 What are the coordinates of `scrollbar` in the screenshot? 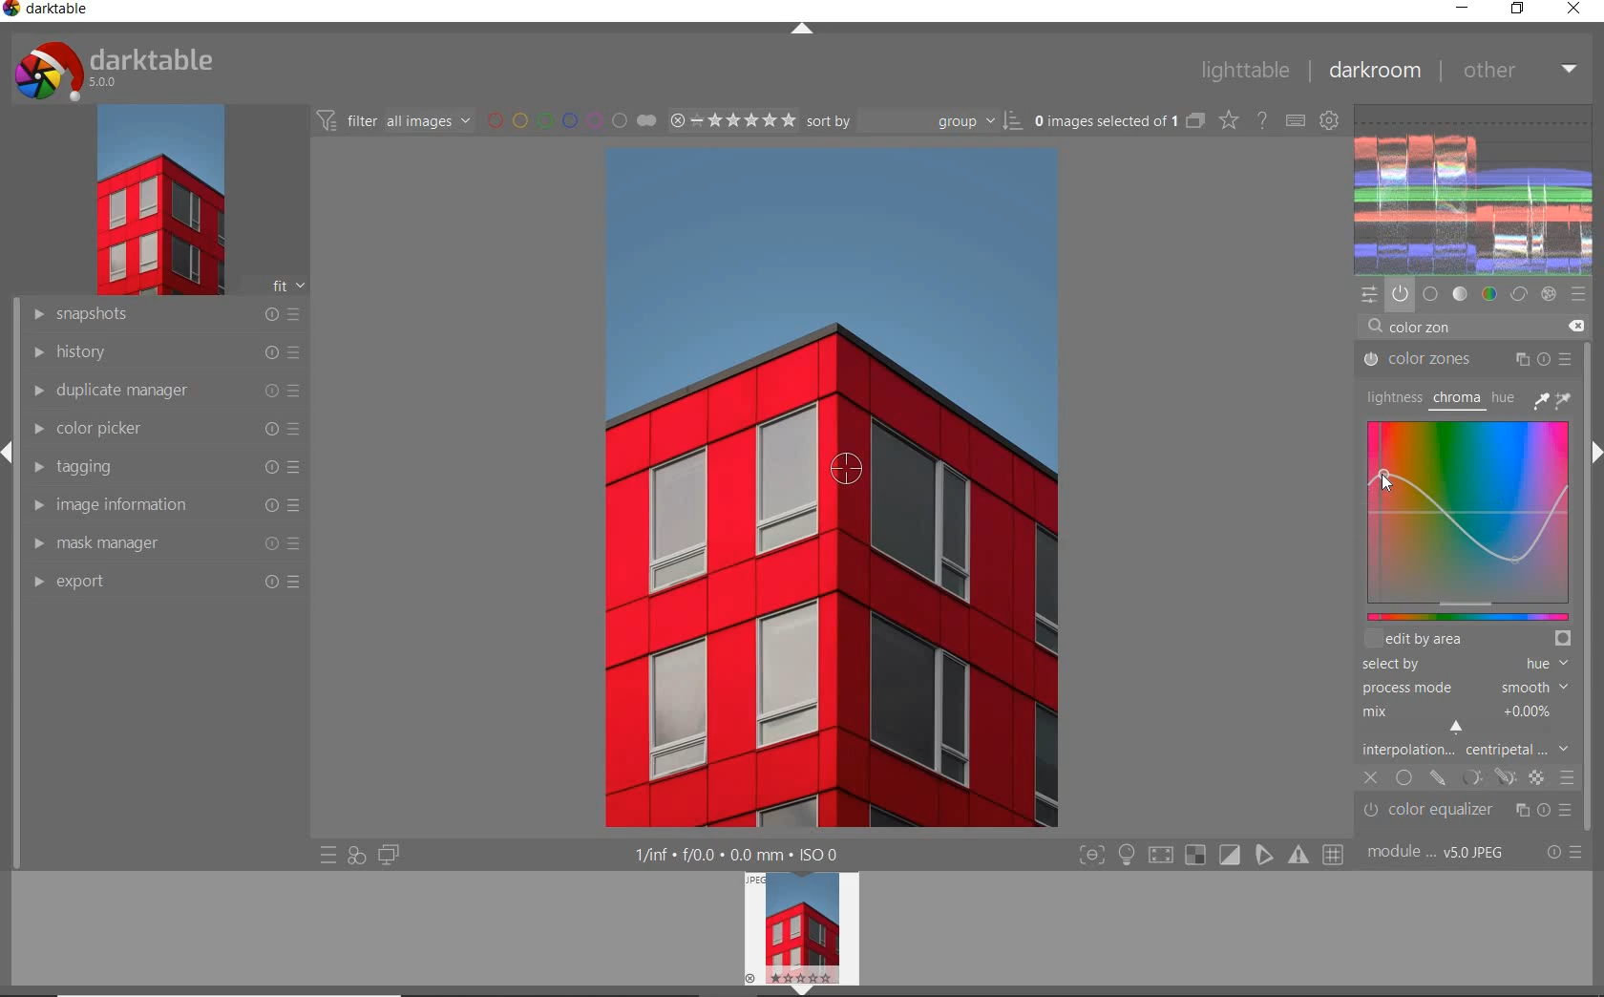 It's located at (1594, 643).